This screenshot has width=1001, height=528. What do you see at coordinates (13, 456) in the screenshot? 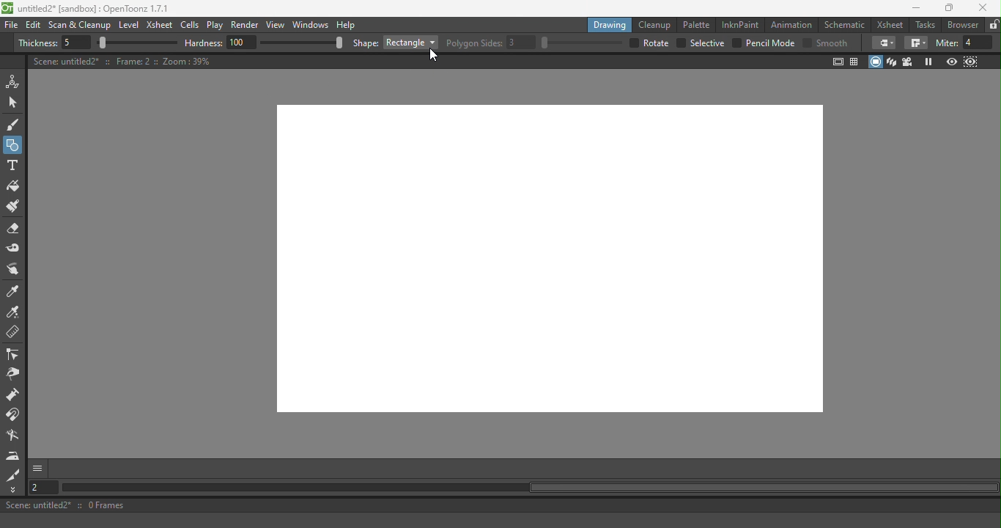
I see `Iron tool` at bounding box center [13, 456].